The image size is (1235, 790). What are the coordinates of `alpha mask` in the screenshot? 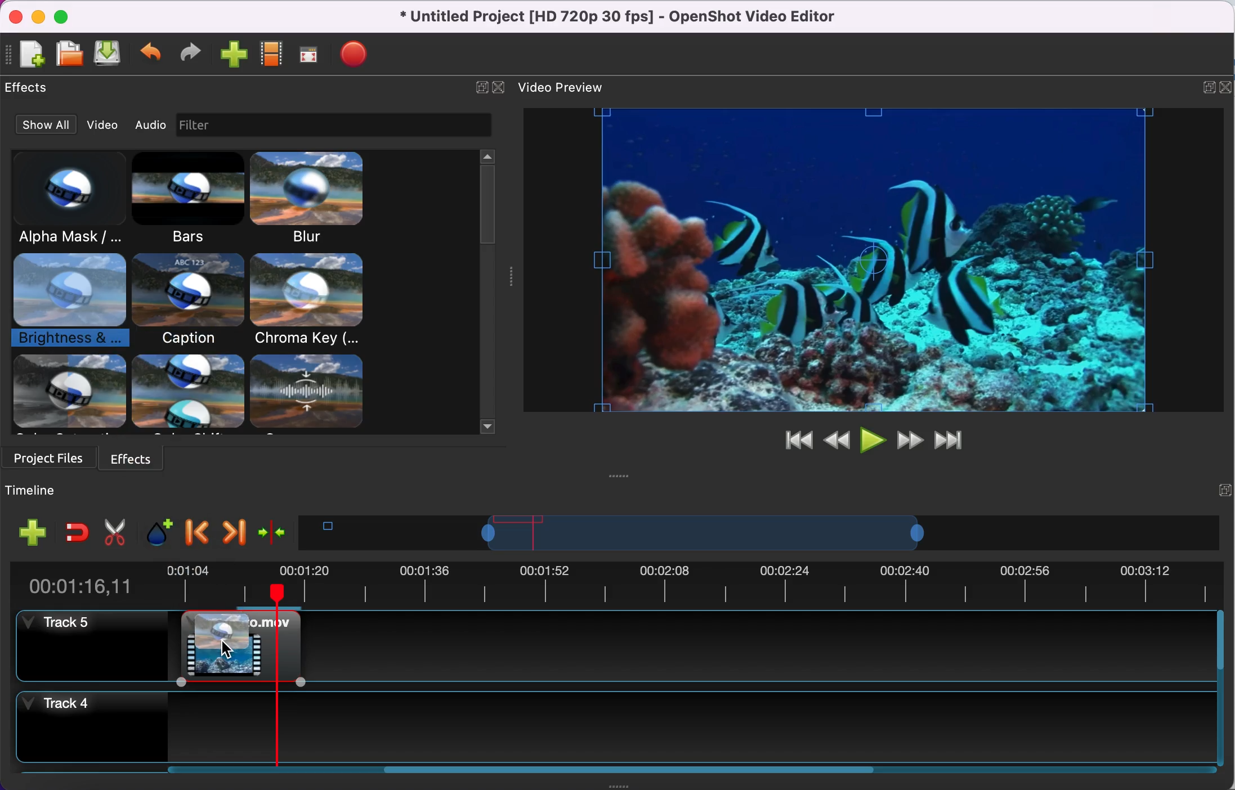 It's located at (71, 199).